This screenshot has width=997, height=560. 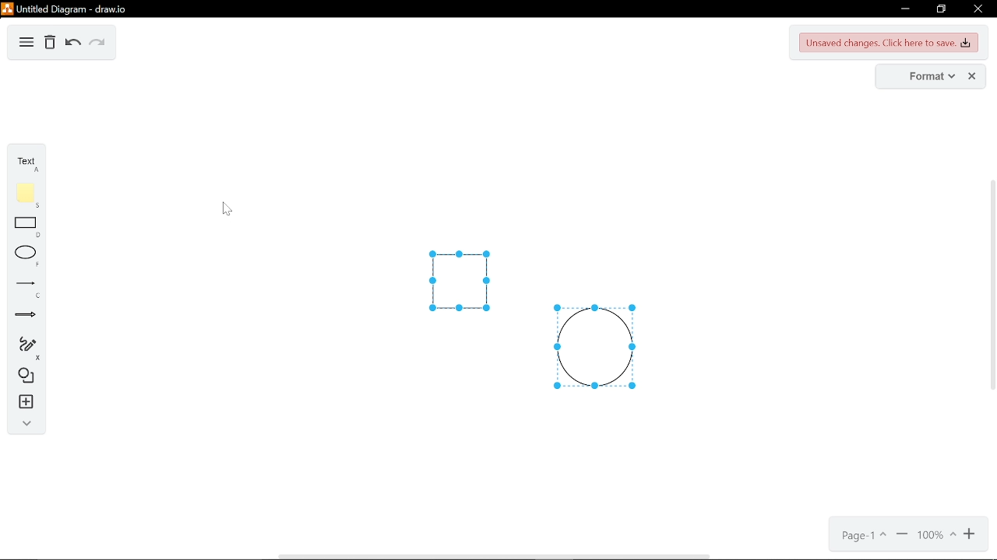 I want to click on unsaved changes. Click here to save, so click(x=887, y=44).